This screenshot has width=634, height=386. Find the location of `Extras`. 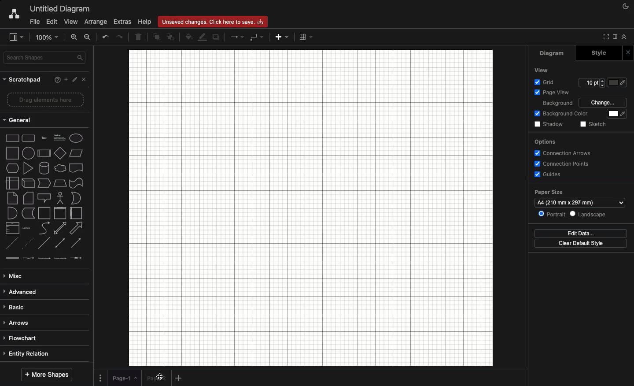

Extras is located at coordinates (122, 22).